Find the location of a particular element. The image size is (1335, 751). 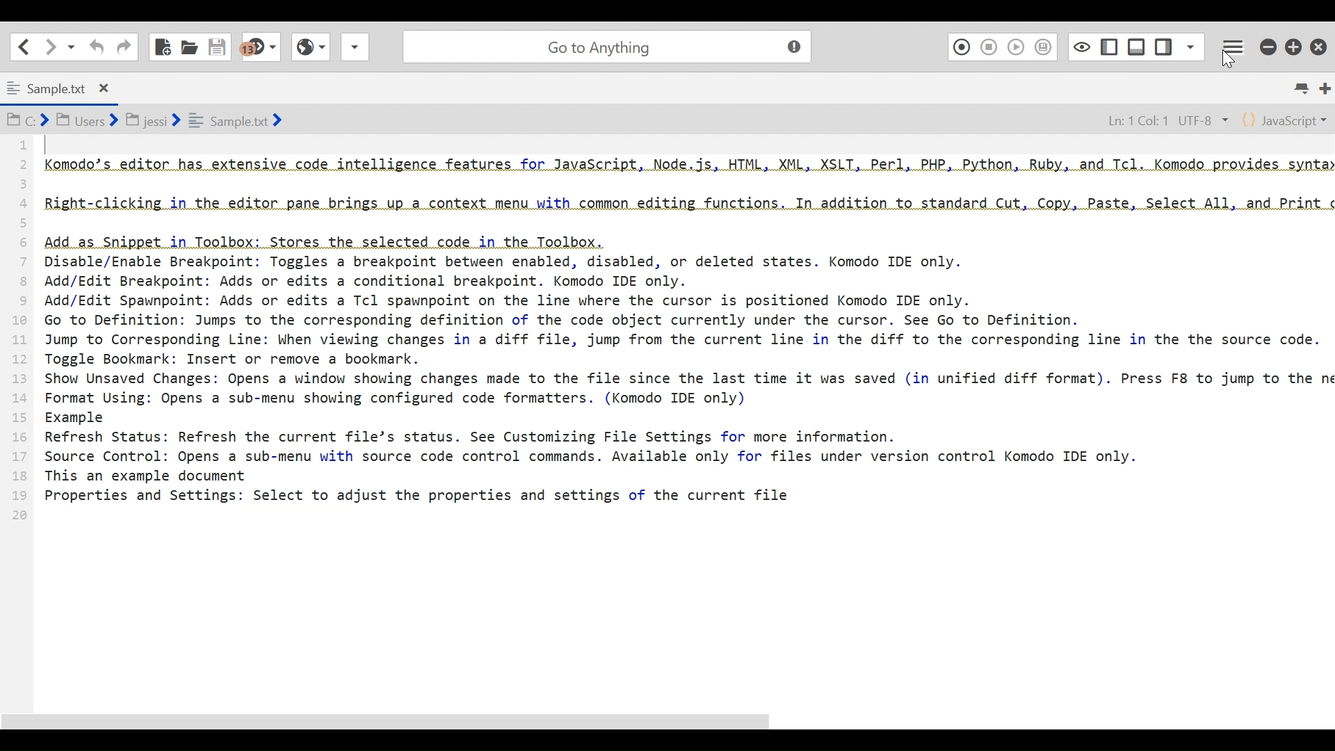

Close is located at coordinates (1320, 43).